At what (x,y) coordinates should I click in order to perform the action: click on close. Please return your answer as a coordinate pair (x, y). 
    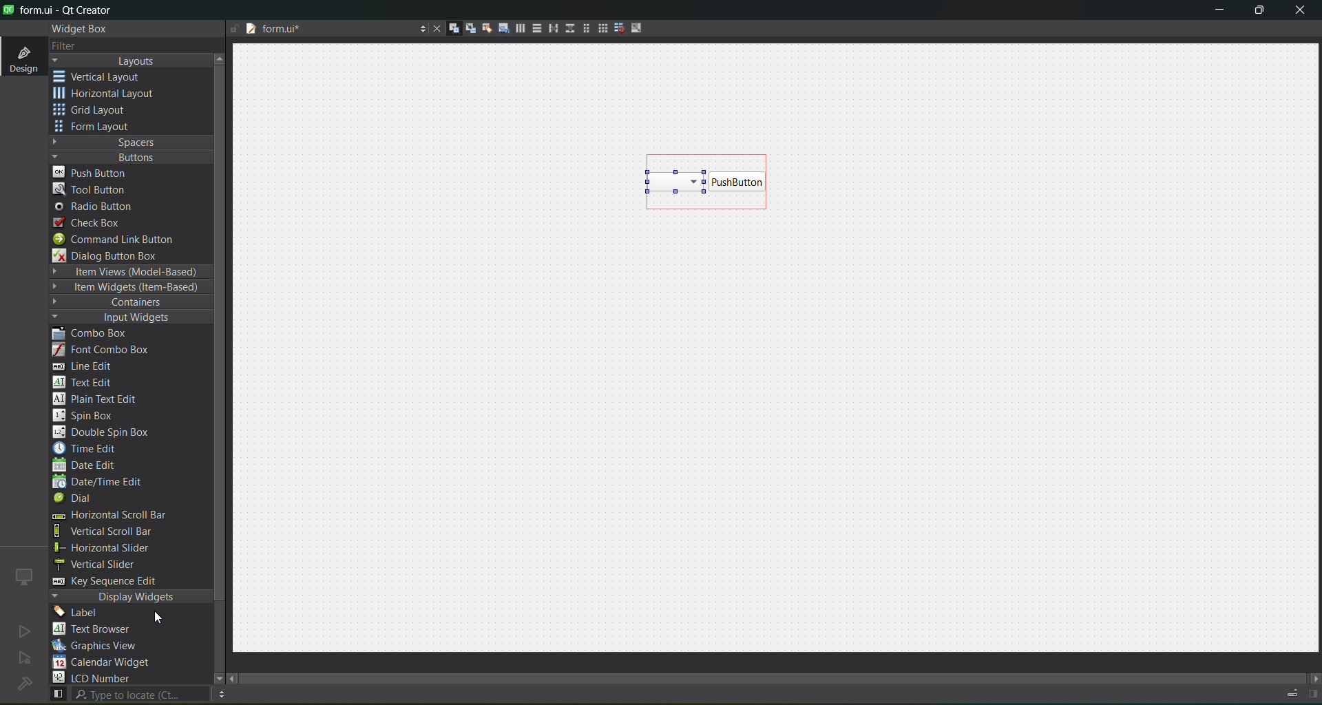
    Looking at the image, I should click on (1300, 12).